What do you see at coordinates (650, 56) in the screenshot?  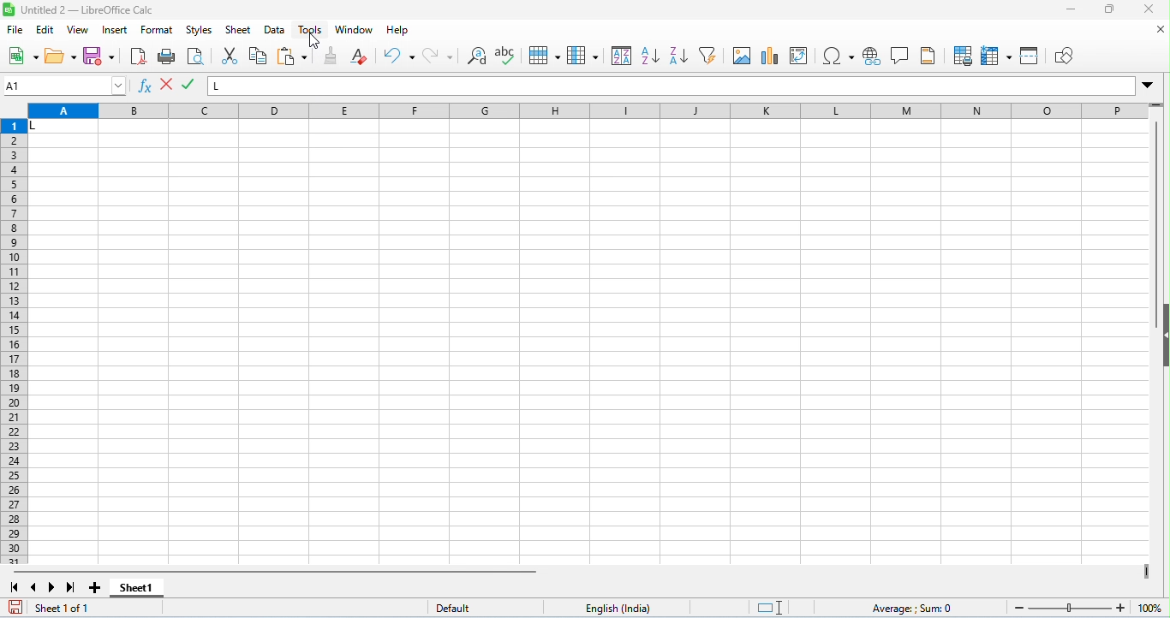 I see `sort ascending` at bounding box center [650, 56].